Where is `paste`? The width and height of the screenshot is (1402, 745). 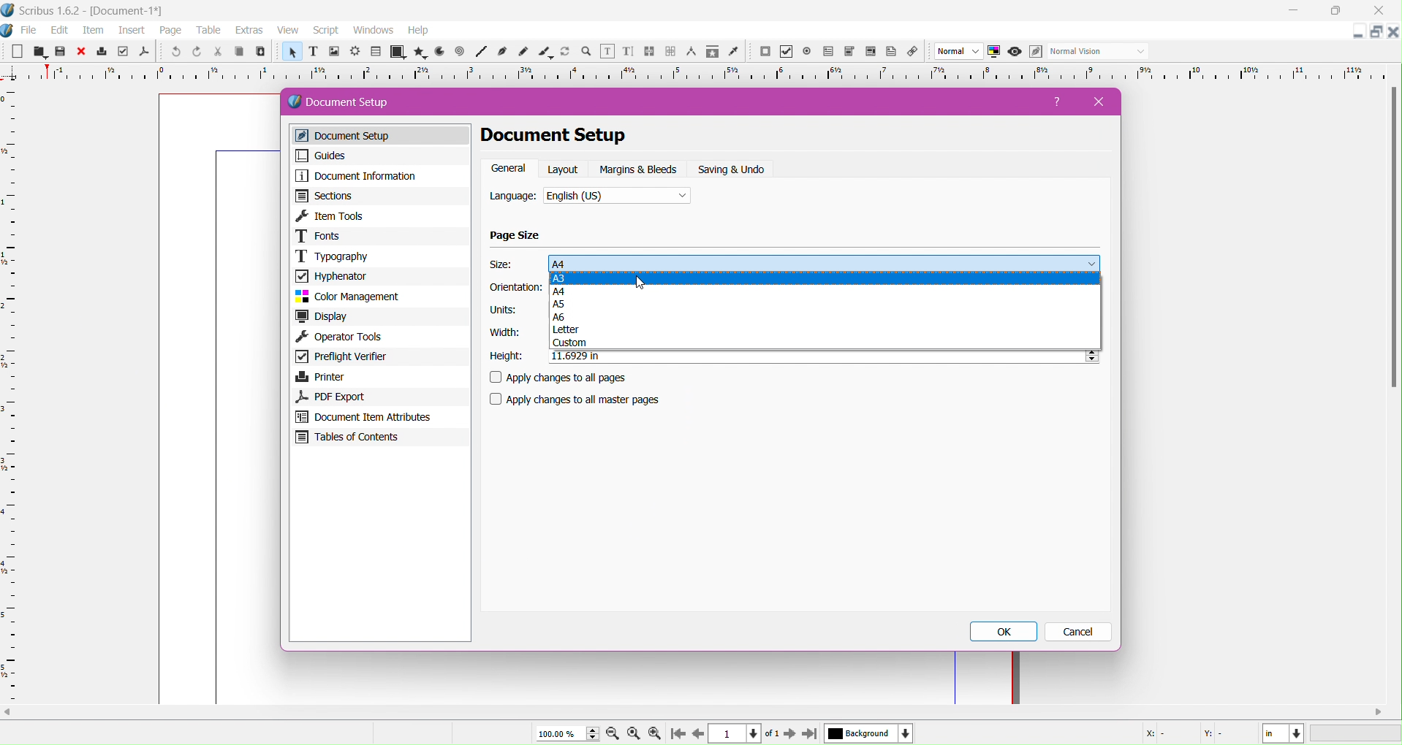
paste is located at coordinates (259, 52).